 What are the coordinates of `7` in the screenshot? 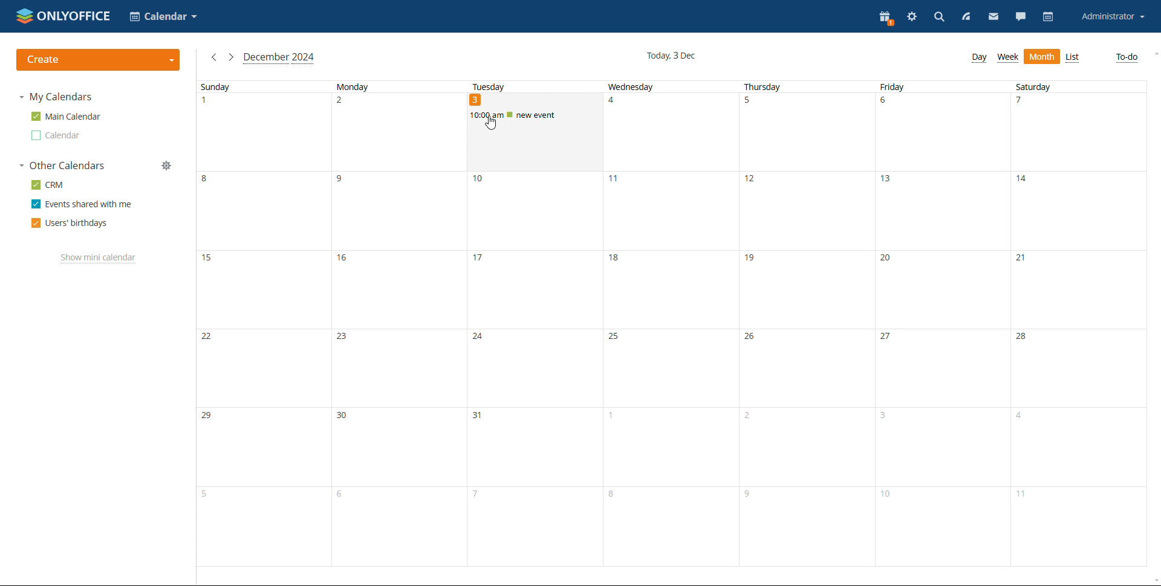 It's located at (533, 526).